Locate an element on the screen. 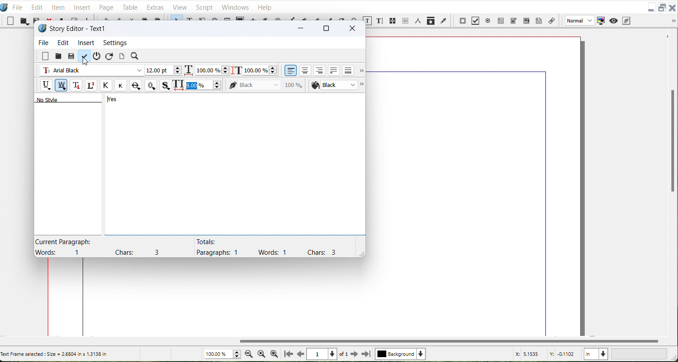 The image size is (678, 362). Text is located at coordinates (81, 29).